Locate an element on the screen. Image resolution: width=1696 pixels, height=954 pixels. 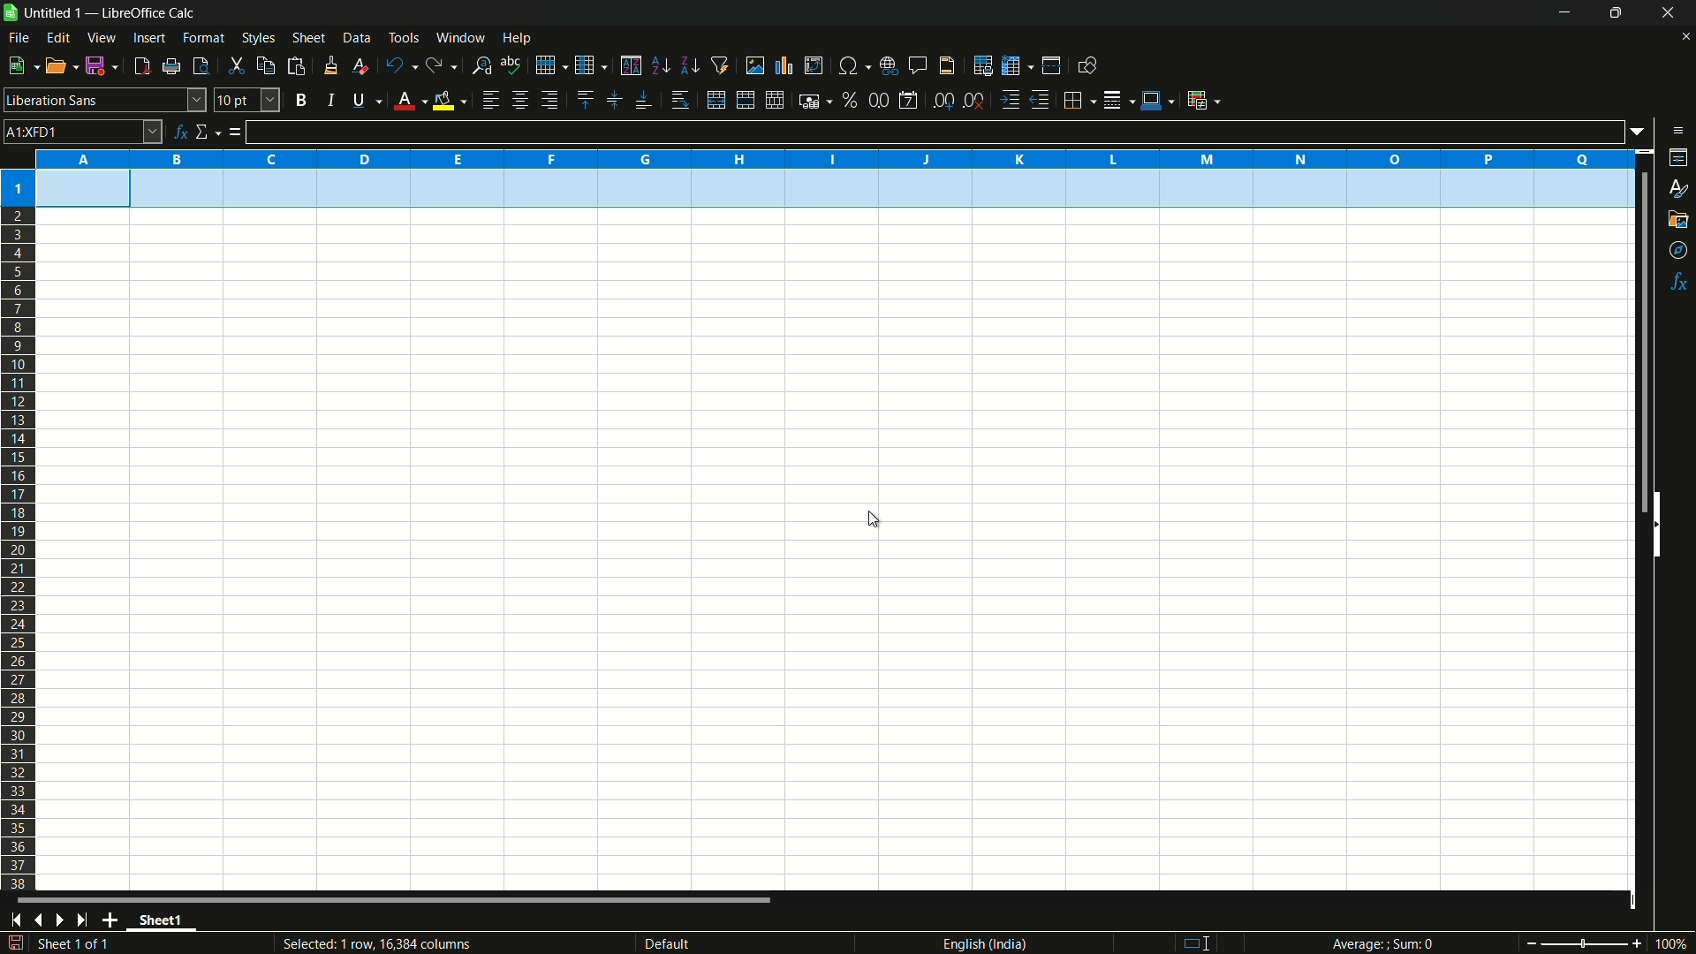
maximize or restore is located at coordinates (1616, 13).